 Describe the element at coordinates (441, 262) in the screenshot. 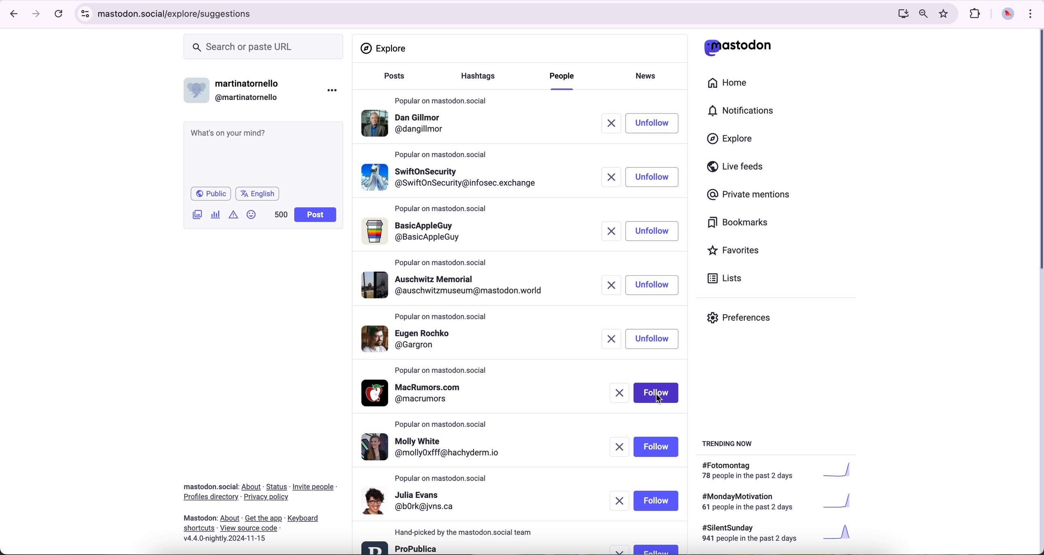

I see `popular` at that location.